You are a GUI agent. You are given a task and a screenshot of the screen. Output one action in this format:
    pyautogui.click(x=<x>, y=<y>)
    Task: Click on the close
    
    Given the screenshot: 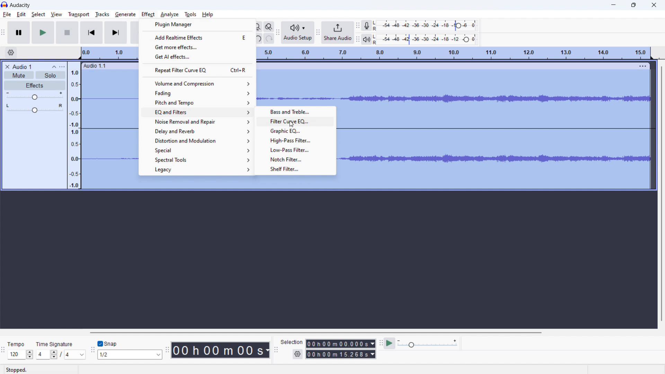 What is the action you would take?
    pyautogui.click(x=654, y=5)
    